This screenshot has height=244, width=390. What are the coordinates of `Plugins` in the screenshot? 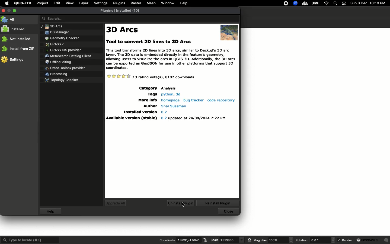 It's located at (61, 37).